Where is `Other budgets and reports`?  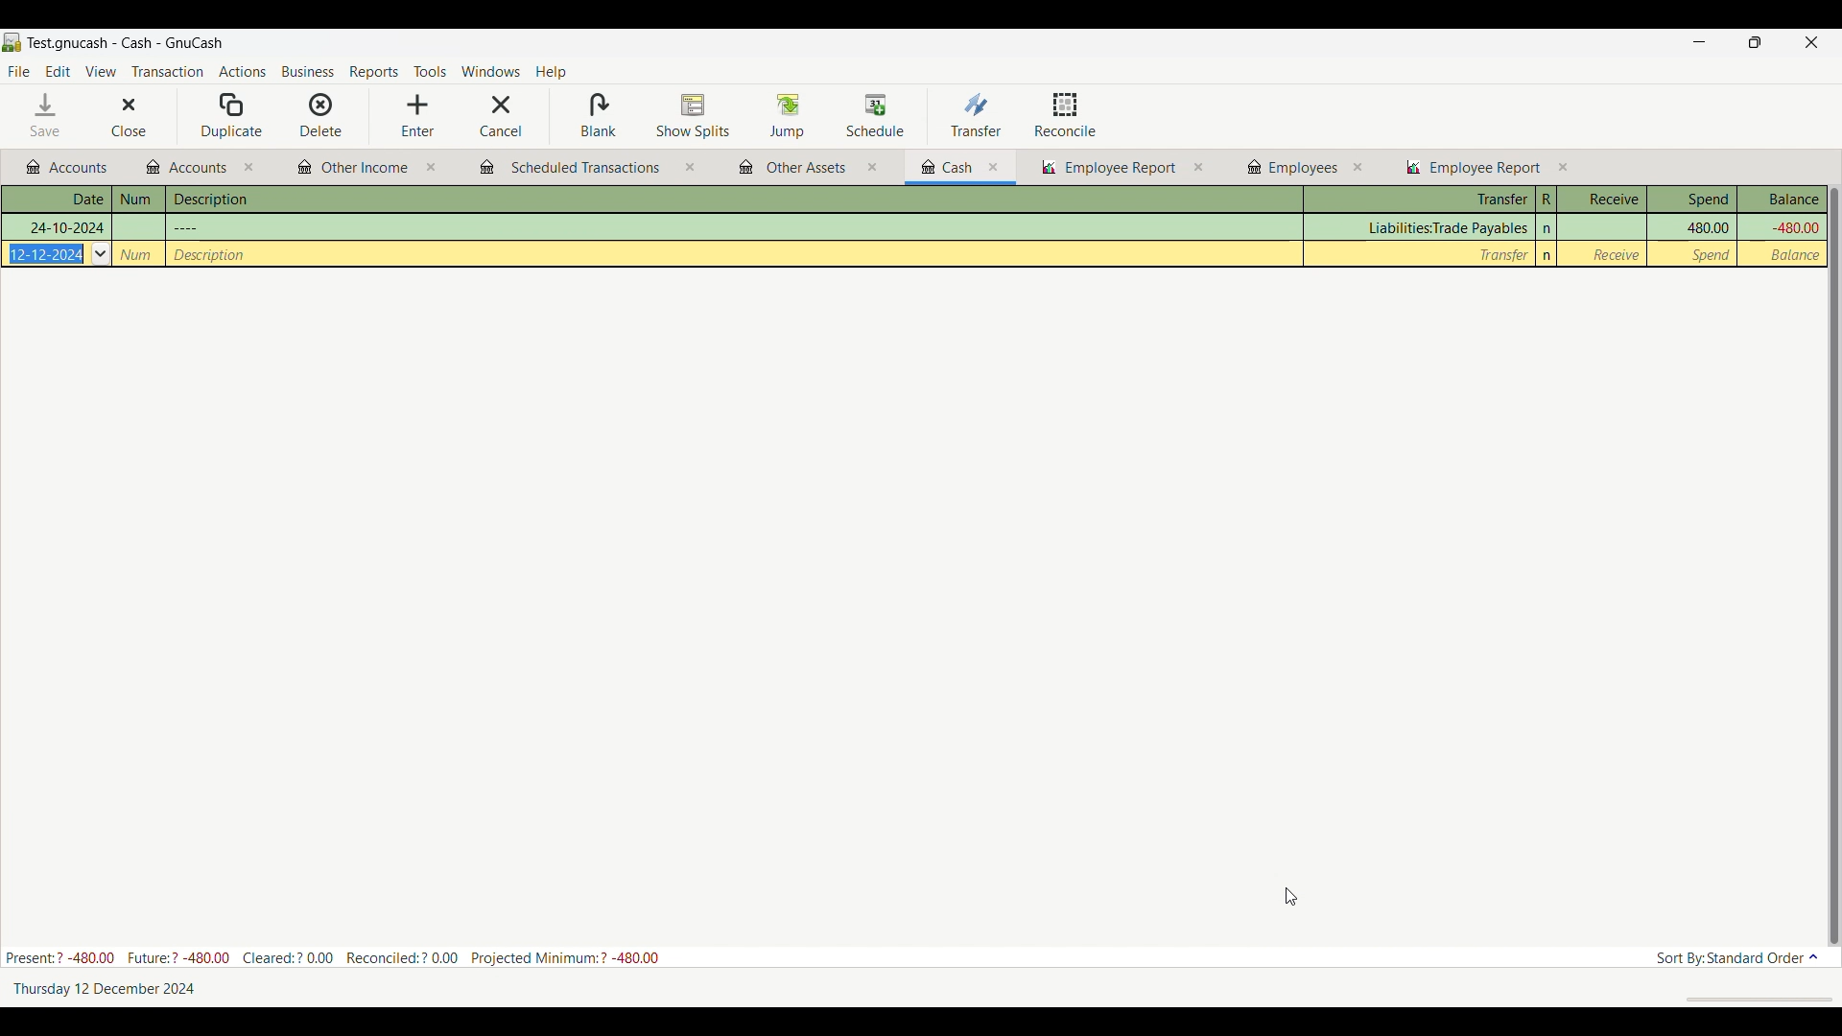
Other budgets and reports is located at coordinates (1292, 167).